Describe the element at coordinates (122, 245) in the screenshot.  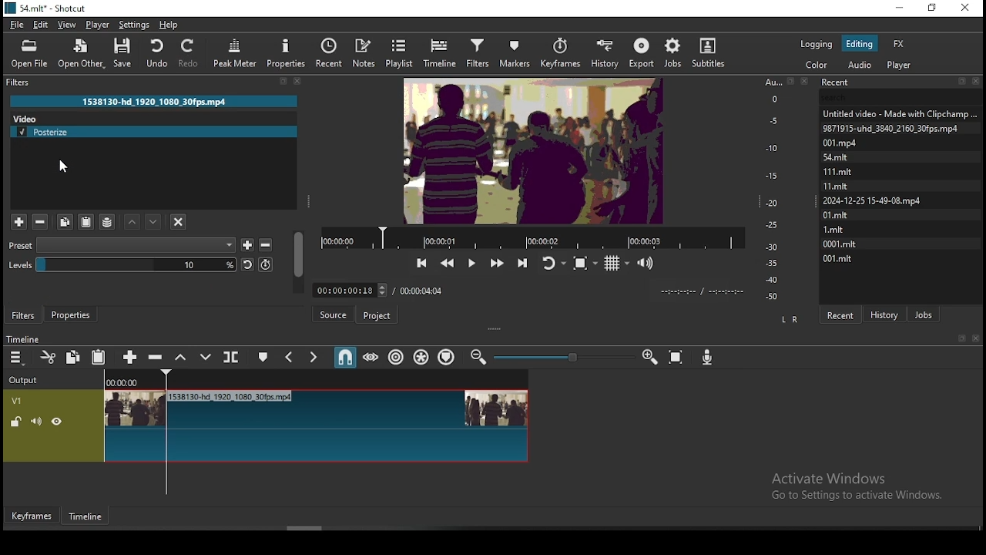
I see `preset` at that location.